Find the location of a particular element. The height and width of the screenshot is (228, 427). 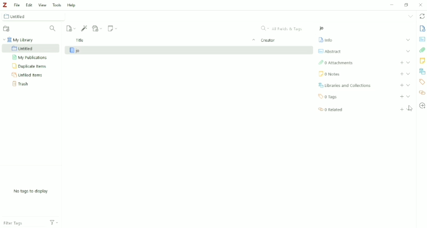

Untitled Collection is located at coordinates (35, 16).